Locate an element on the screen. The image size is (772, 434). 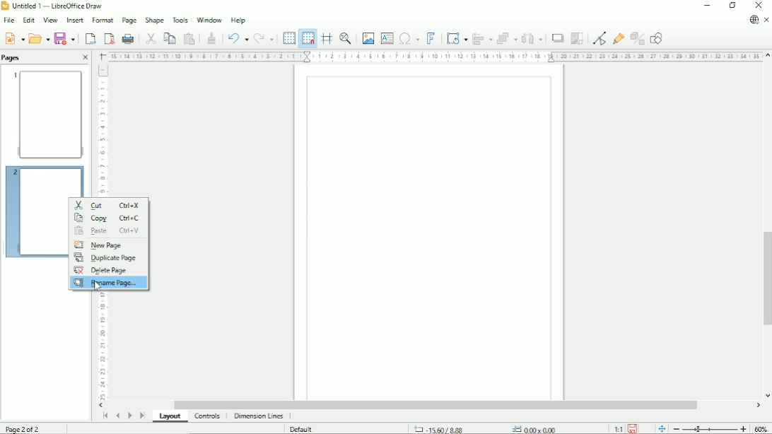
Open is located at coordinates (39, 37).